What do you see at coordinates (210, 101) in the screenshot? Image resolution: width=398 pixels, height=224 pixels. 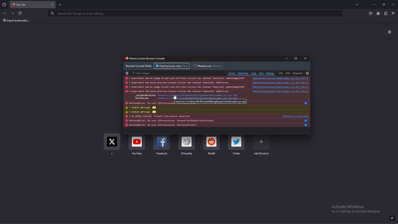 I see `tooltip` at bounding box center [210, 101].